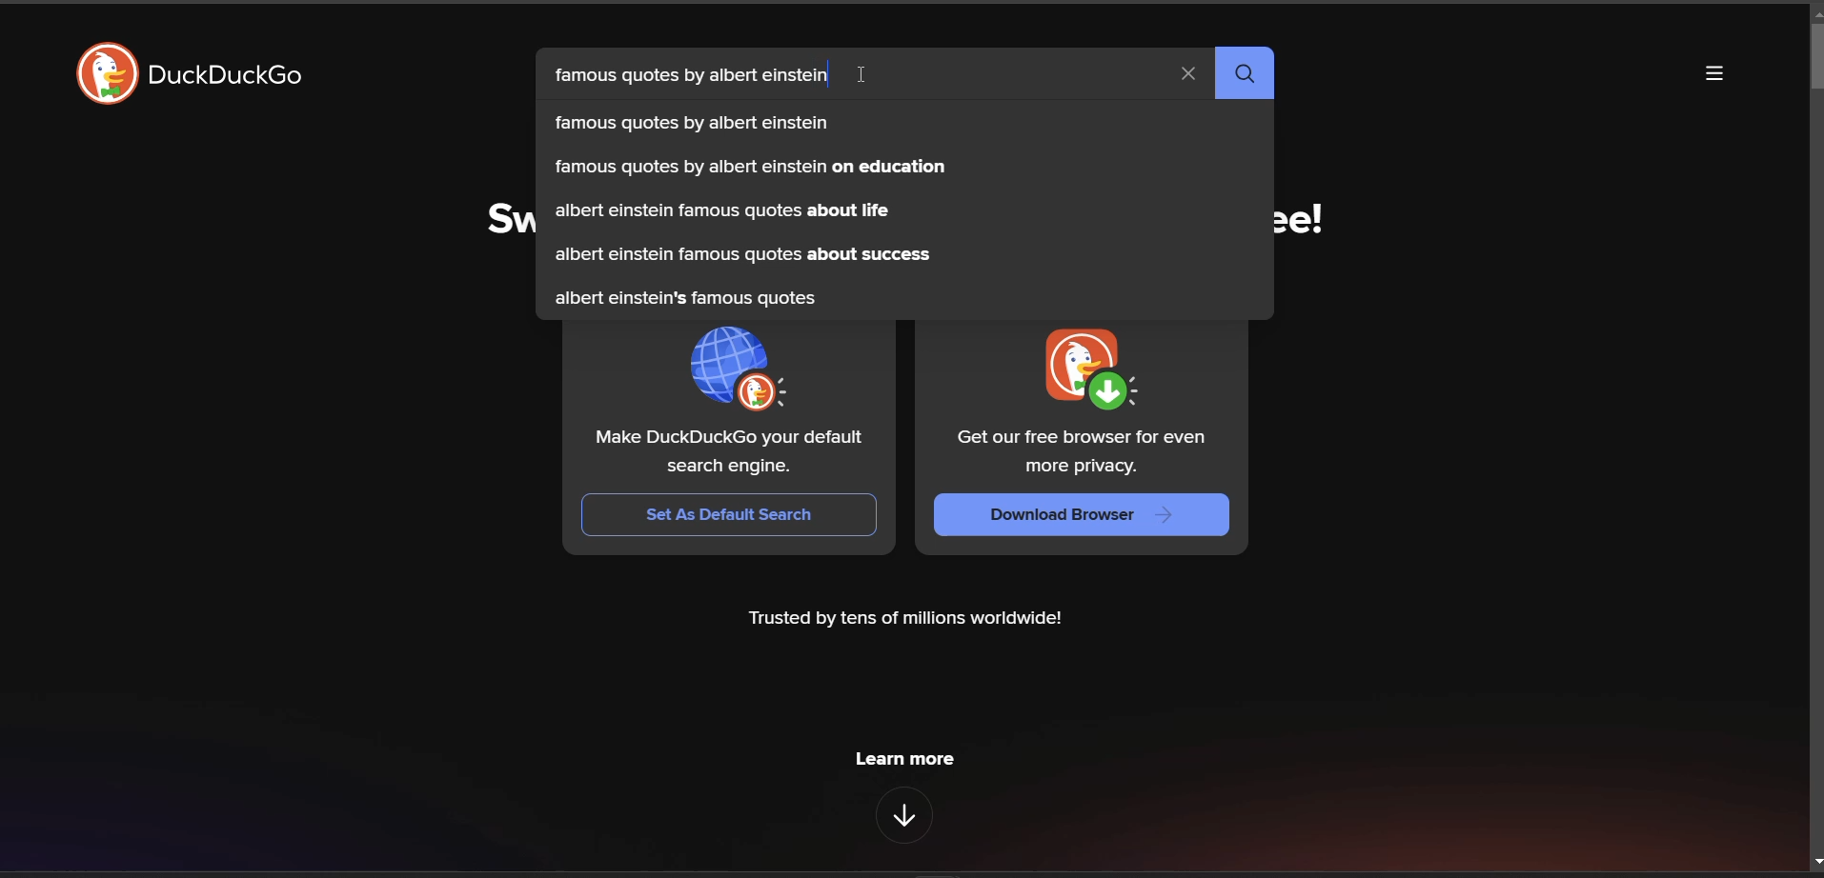 Image resolution: width=1824 pixels, height=878 pixels. I want to click on clear, so click(1188, 74).